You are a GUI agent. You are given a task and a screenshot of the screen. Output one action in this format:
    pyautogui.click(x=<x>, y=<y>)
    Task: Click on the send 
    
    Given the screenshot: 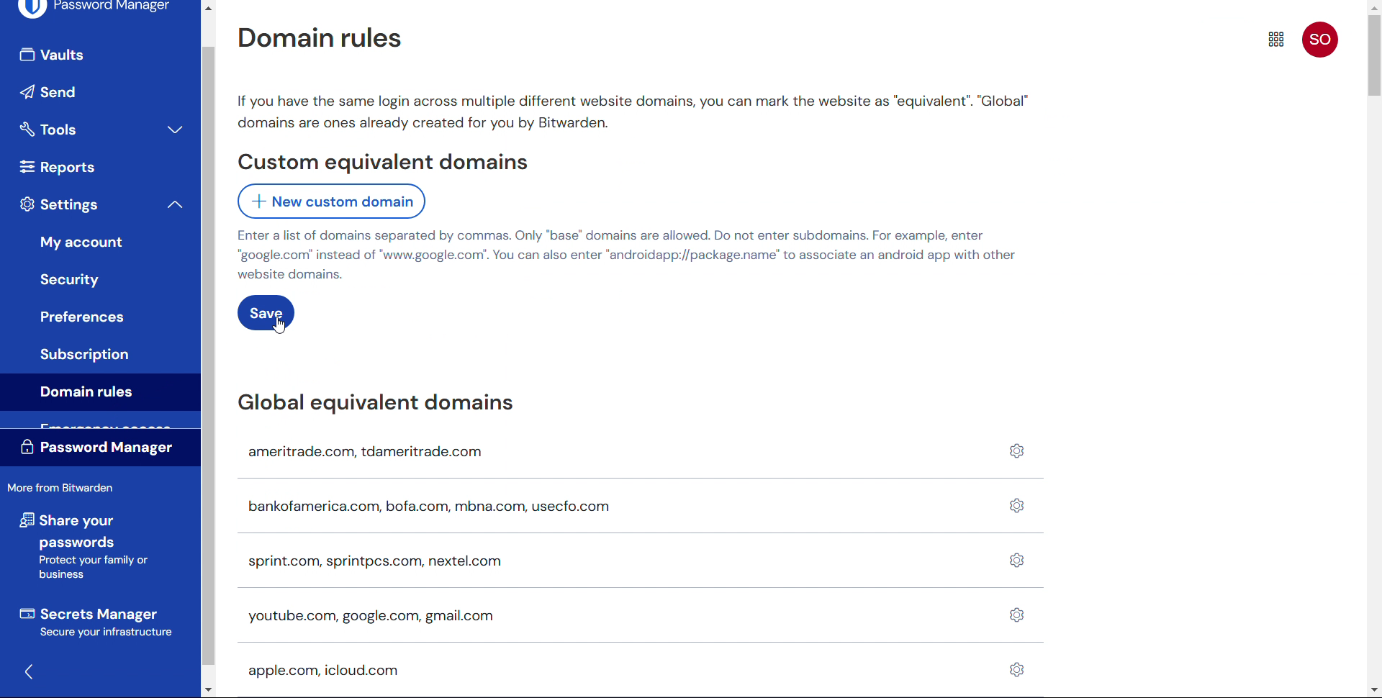 What is the action you would take?
    pyautogui.click(x=92, y=91)
    